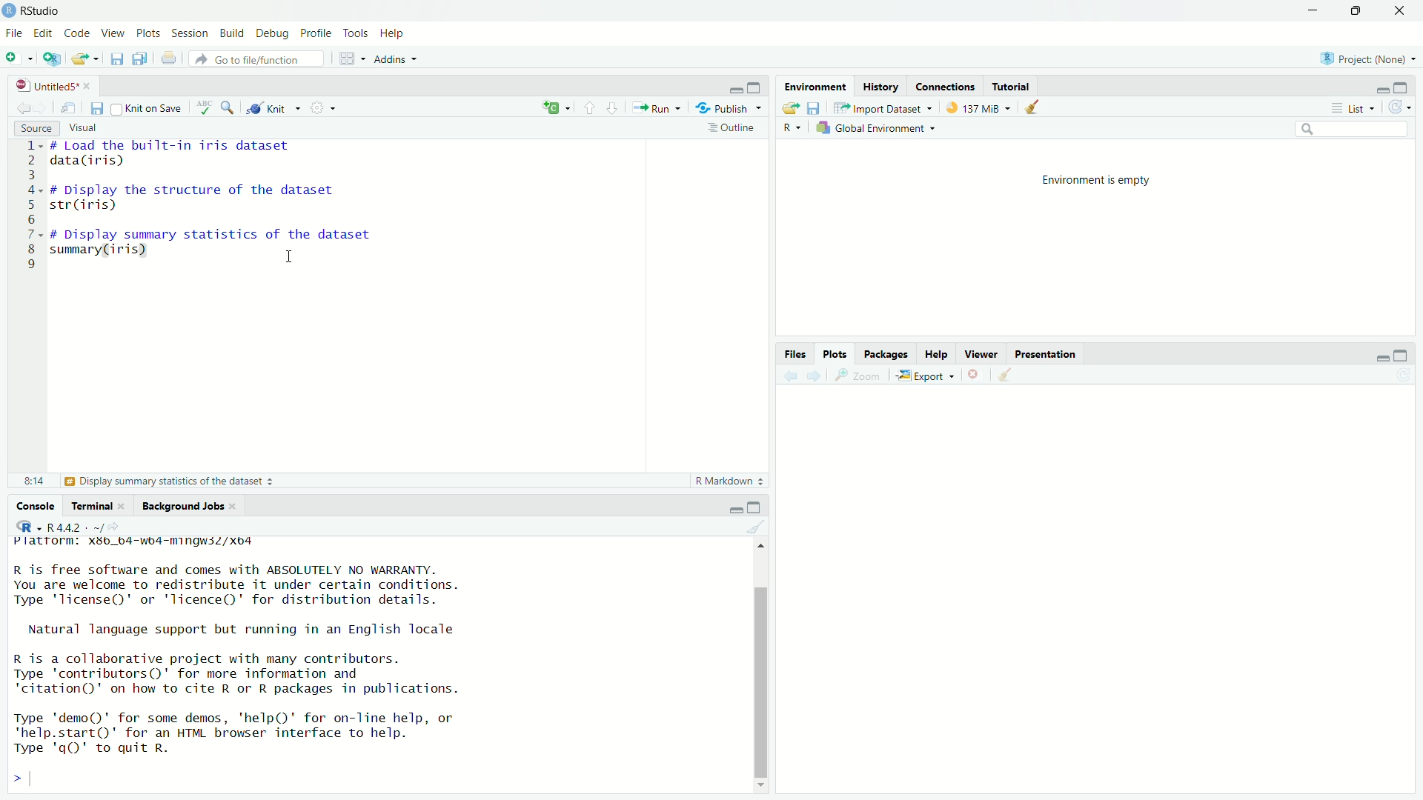 This screenshot has height=800, width=1423. Describe the element at coordinates (44, 33) in the screenshot. I see `Edit` at that location.